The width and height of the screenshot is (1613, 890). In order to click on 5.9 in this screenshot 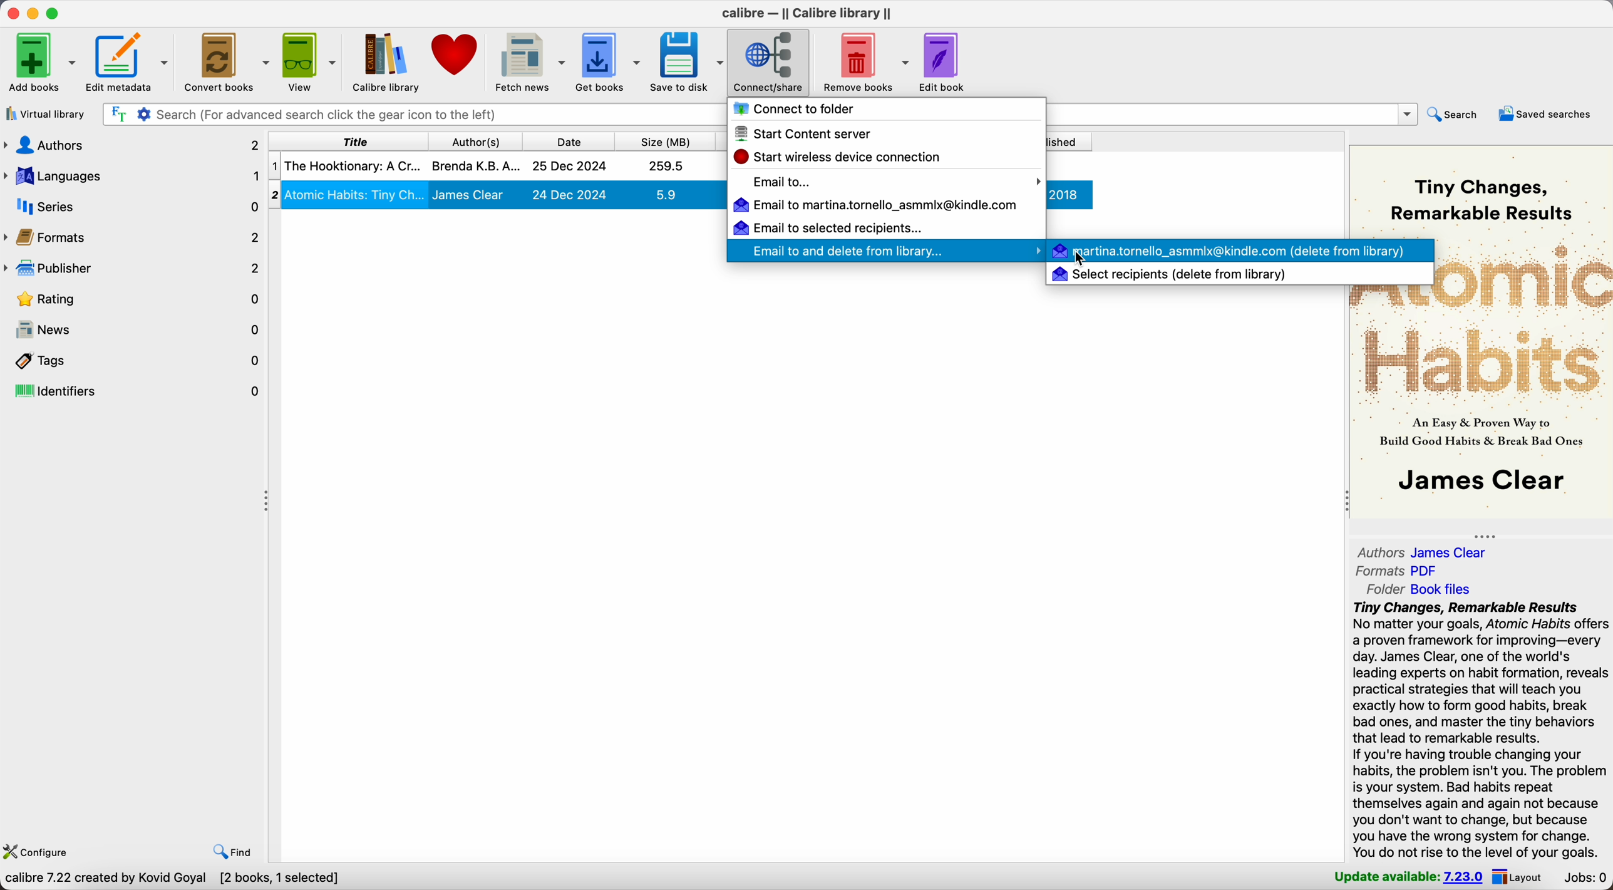, I will do `click(666, 194)`.